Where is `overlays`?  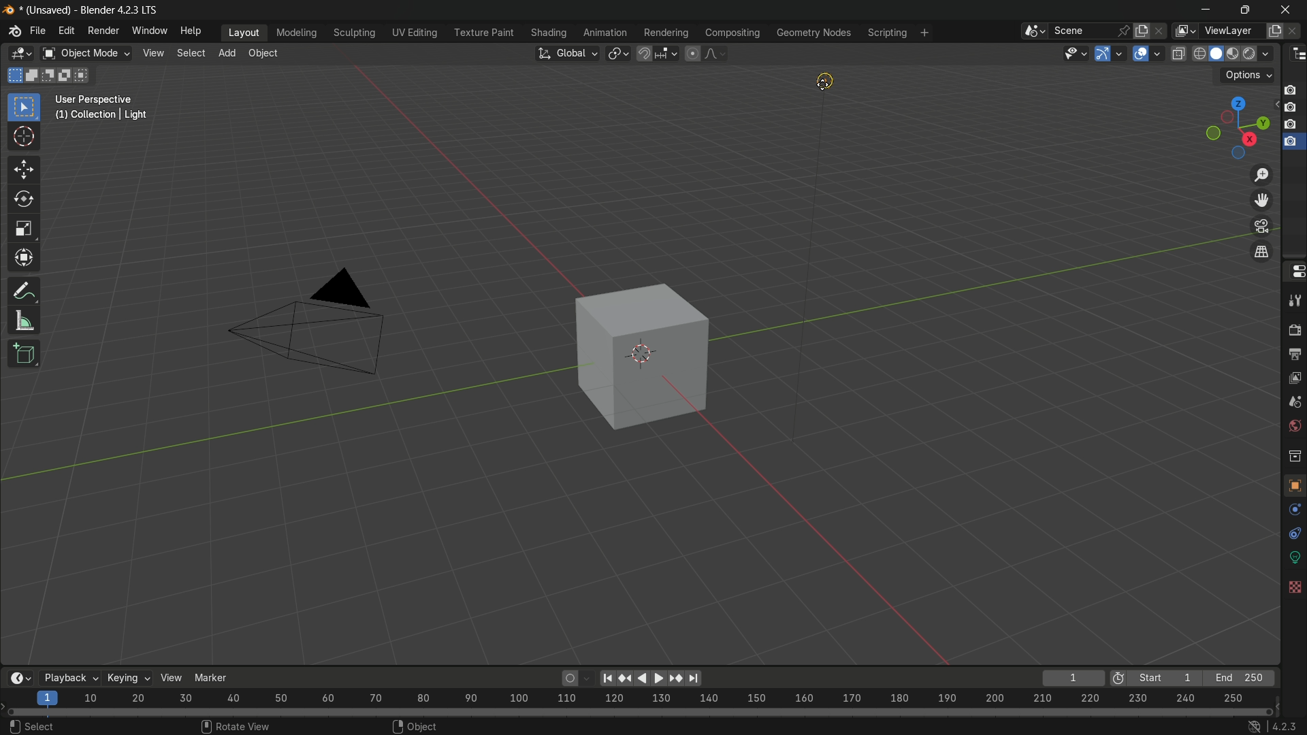 overlays is located at coordinates (1159, 54).